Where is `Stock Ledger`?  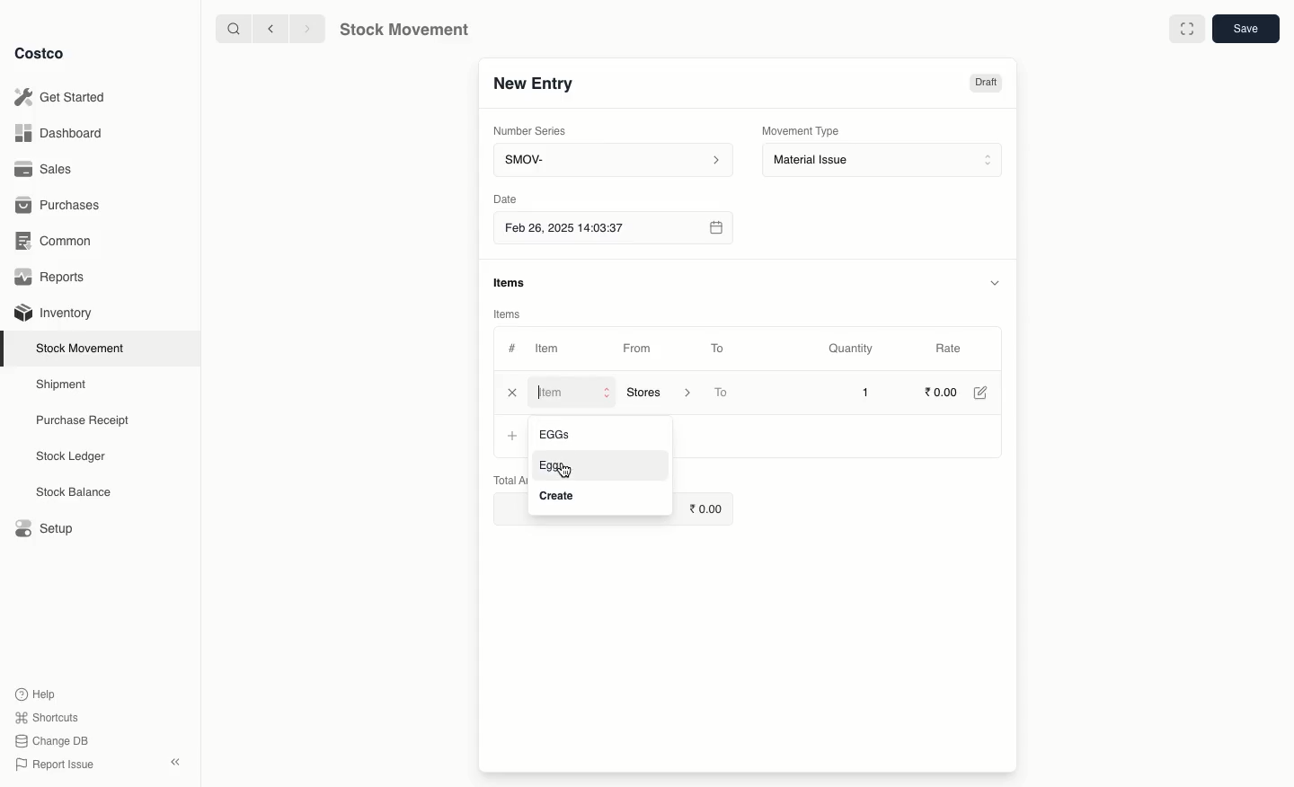 Stock Ledger is located at coordinates (71, 458).